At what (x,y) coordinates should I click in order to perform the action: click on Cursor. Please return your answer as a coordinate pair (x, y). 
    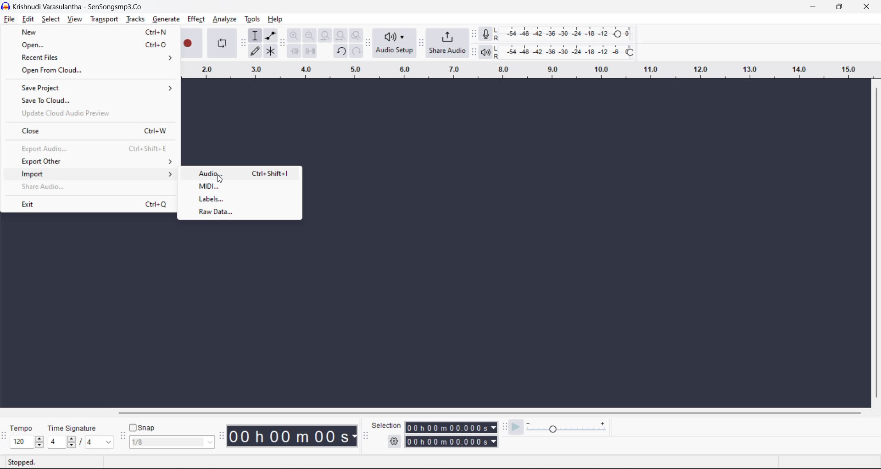
    Looking at the image, I should click on (223, 180).